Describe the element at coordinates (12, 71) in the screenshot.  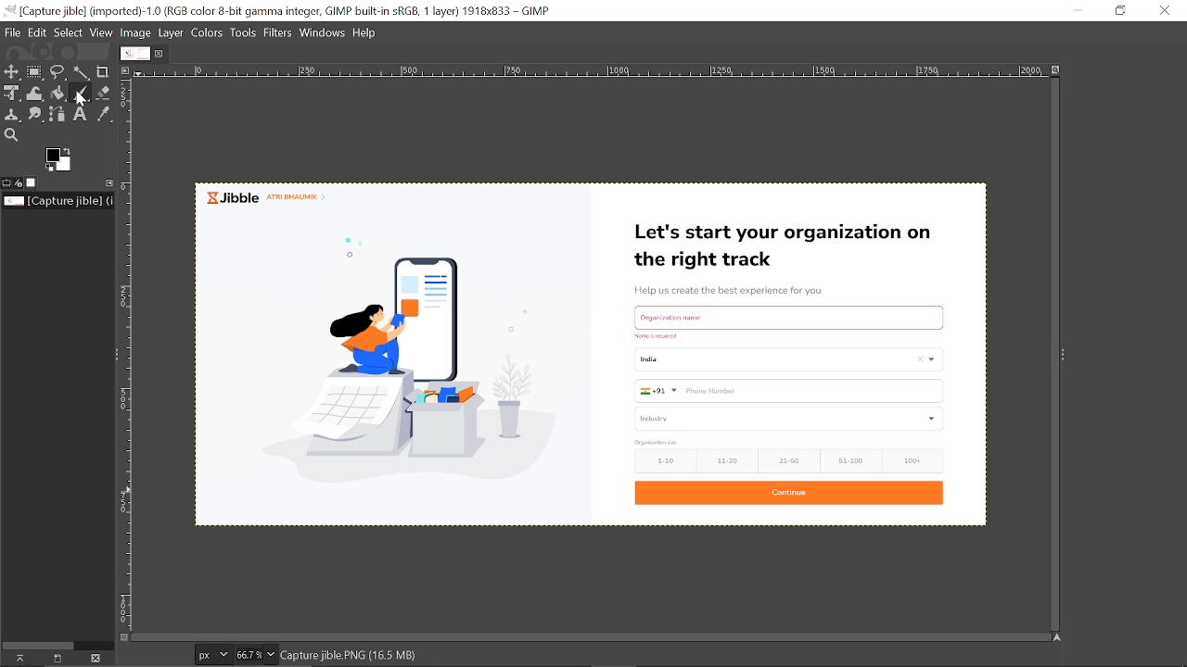
I see `Move tool` at that location.